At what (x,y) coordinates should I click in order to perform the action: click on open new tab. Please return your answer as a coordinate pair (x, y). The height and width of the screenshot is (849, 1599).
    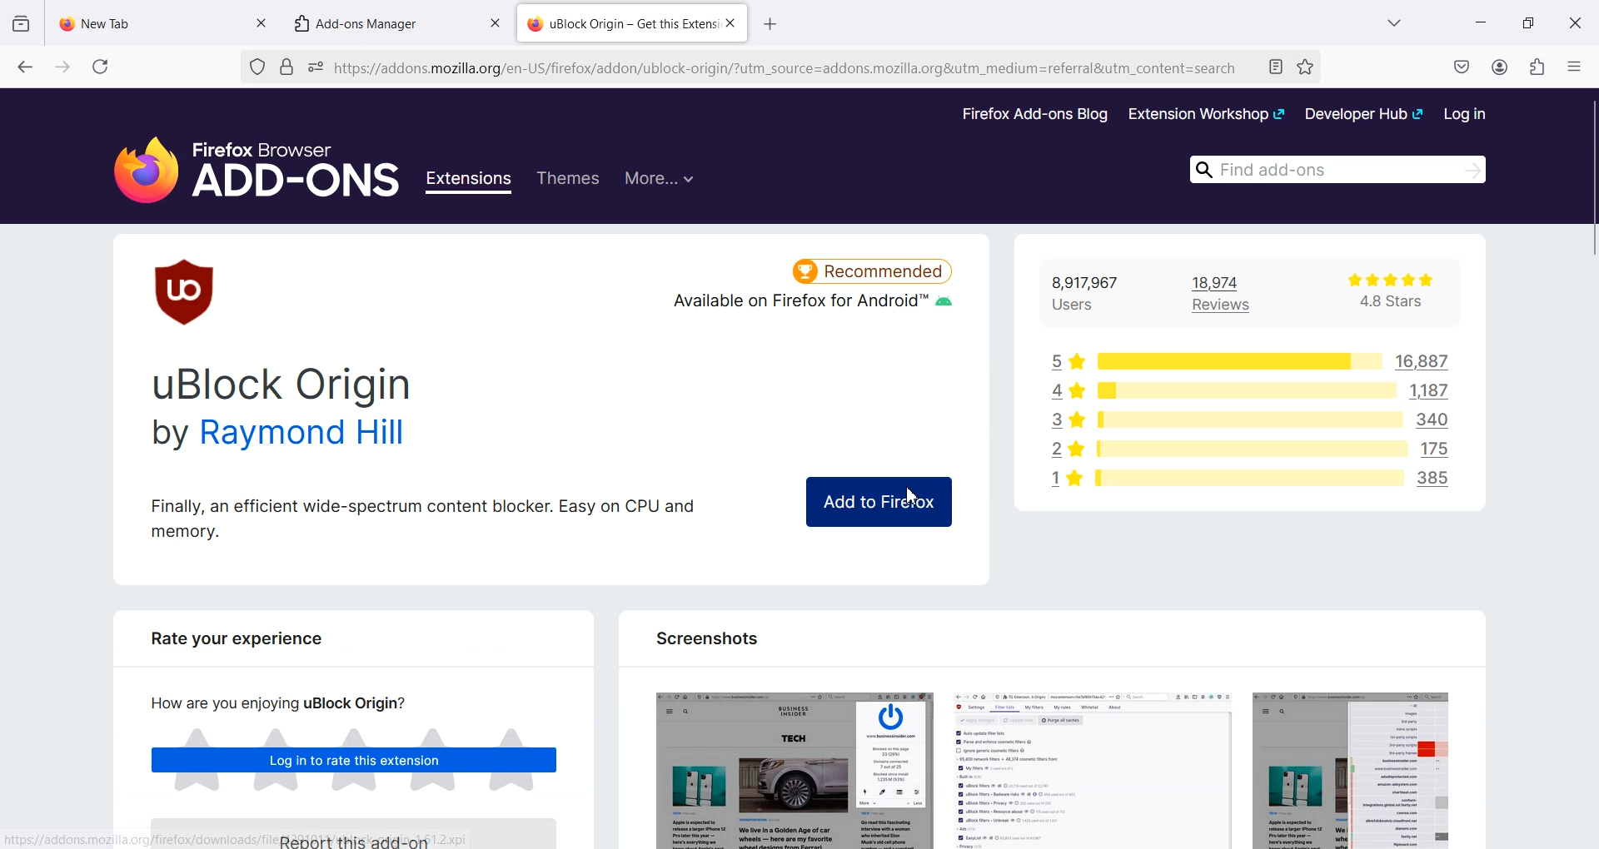
    Looking at the image, I should click on (774, 22).